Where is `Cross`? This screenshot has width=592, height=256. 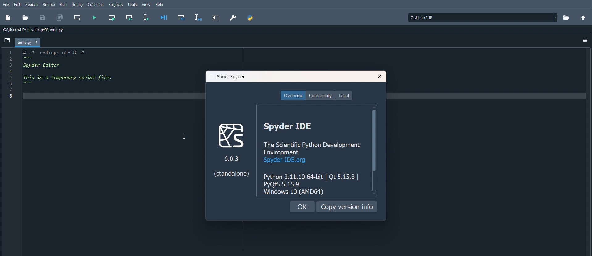 Cross is located at coordinates (380, 76).